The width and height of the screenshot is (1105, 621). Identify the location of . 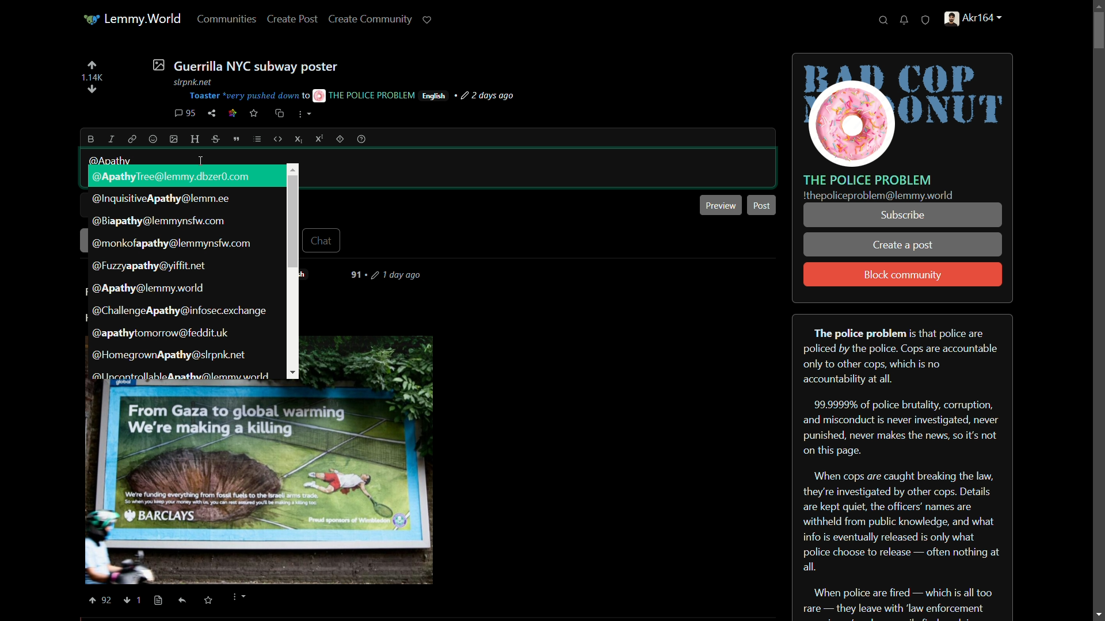
(128, 601).